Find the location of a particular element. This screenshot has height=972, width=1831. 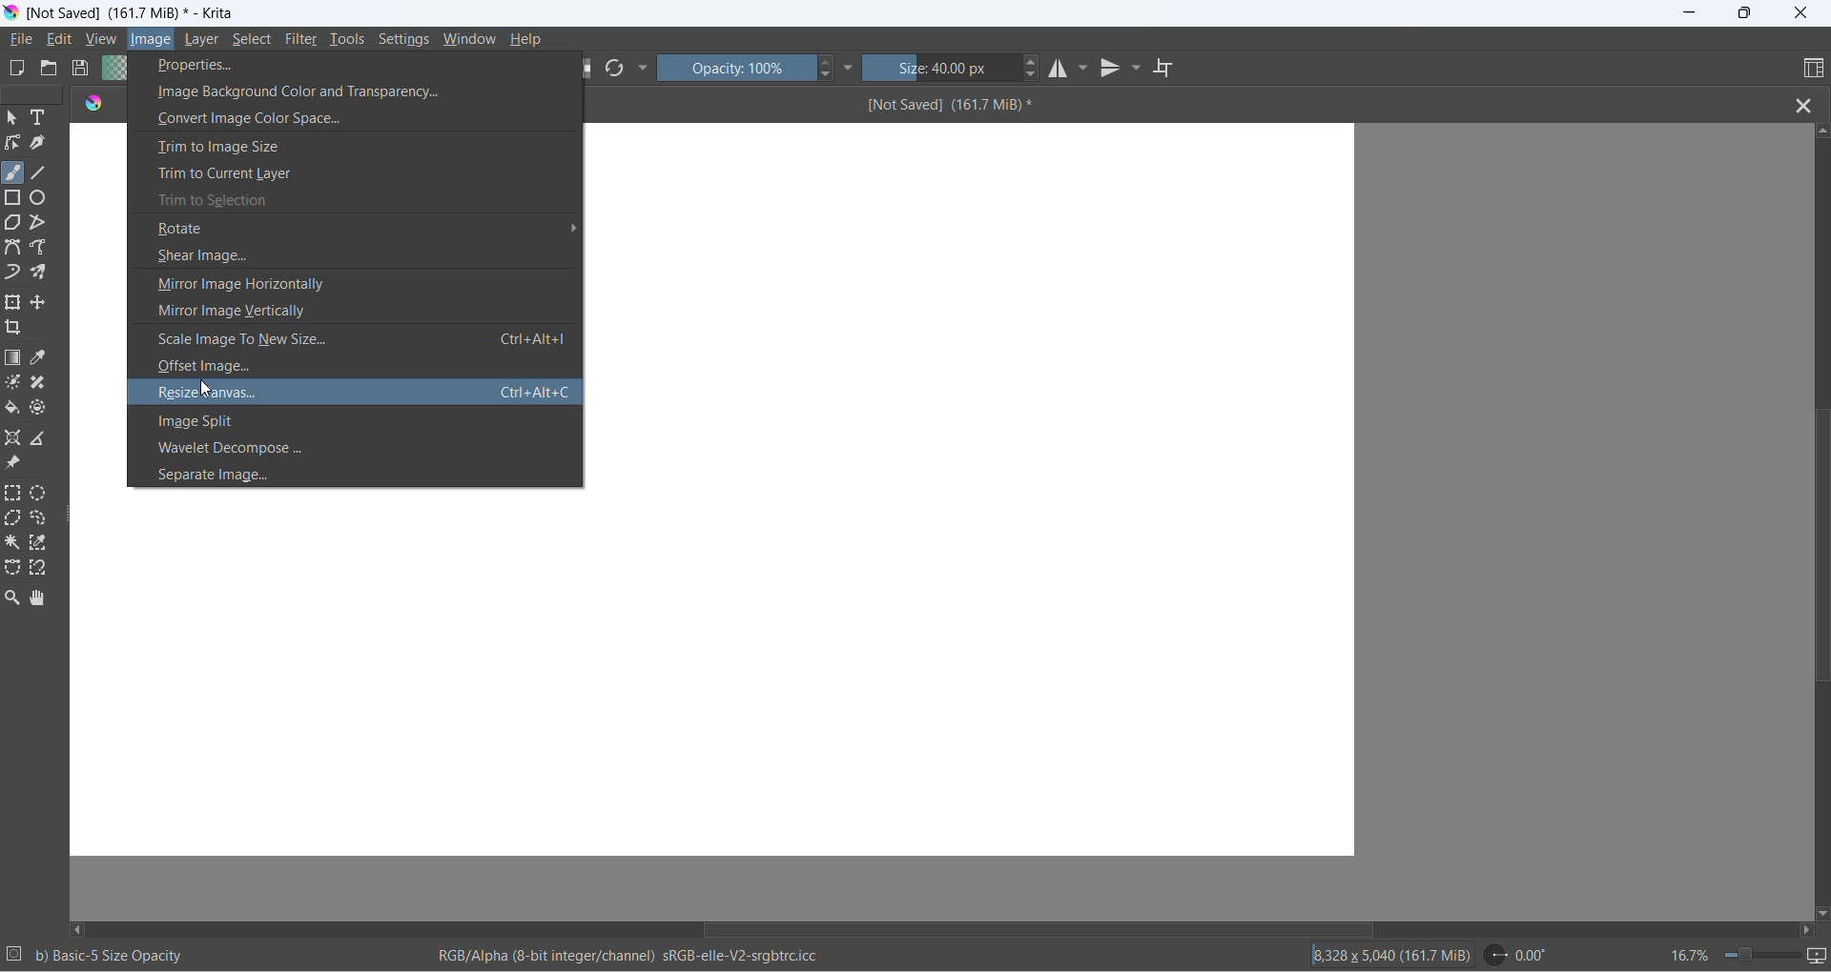

sample a color is located at coordinates (41, 359).